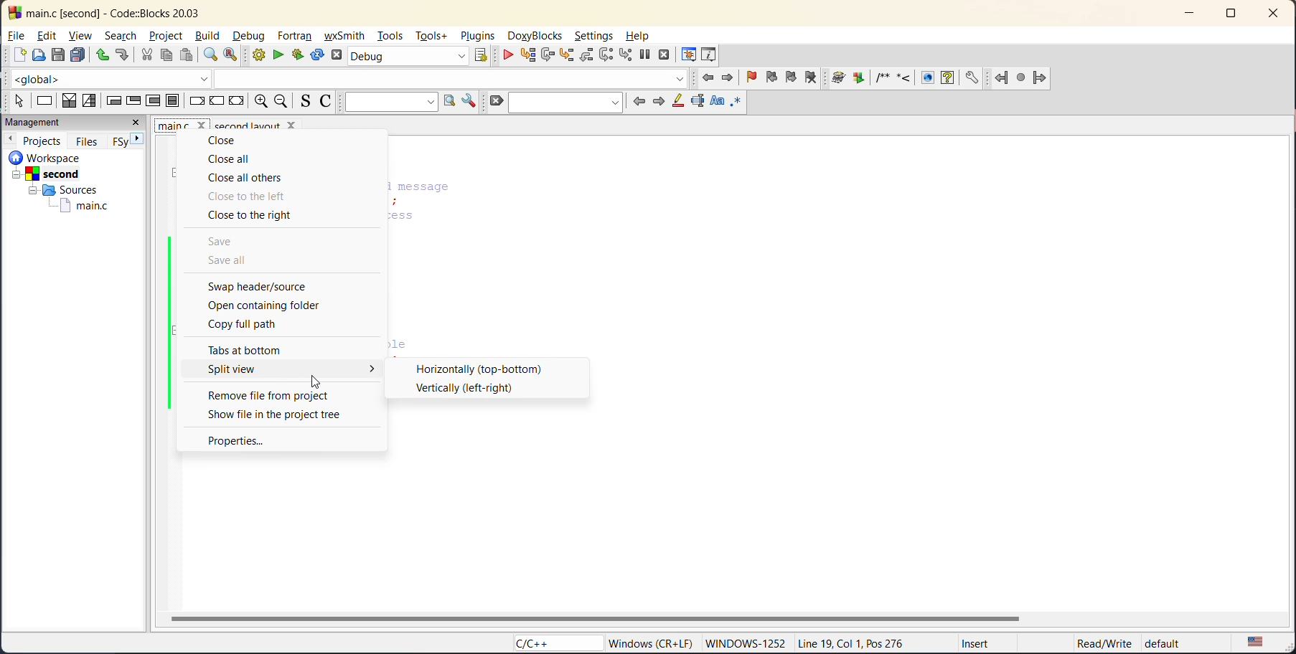 The width and height of the screenshot is (1296, 654). I want to click on jump back, so click(710, 80).